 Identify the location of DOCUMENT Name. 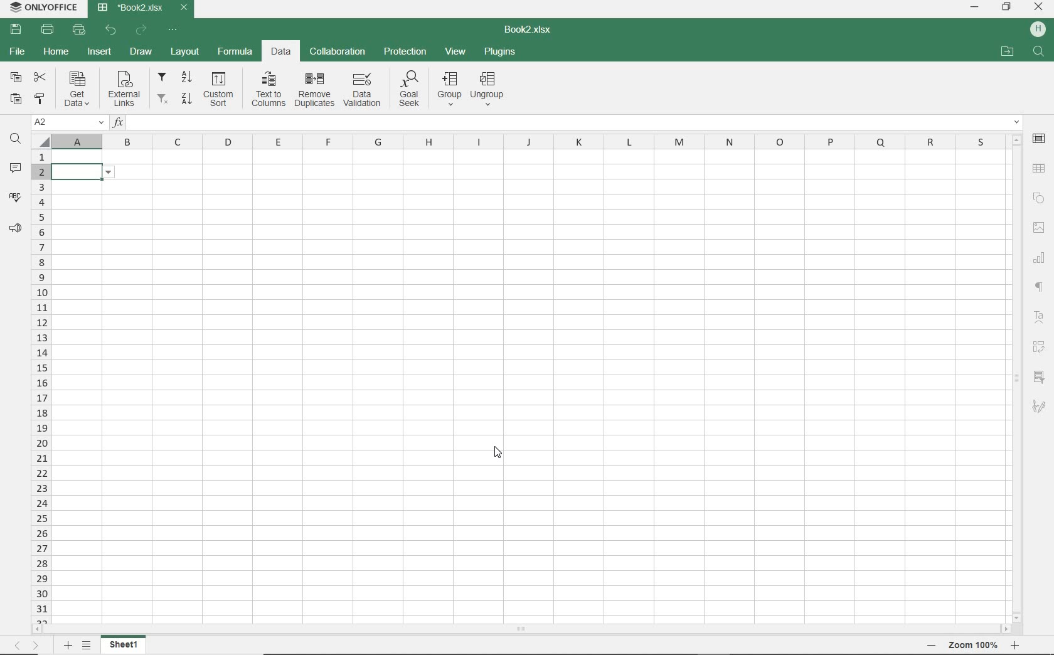
(130, 8).